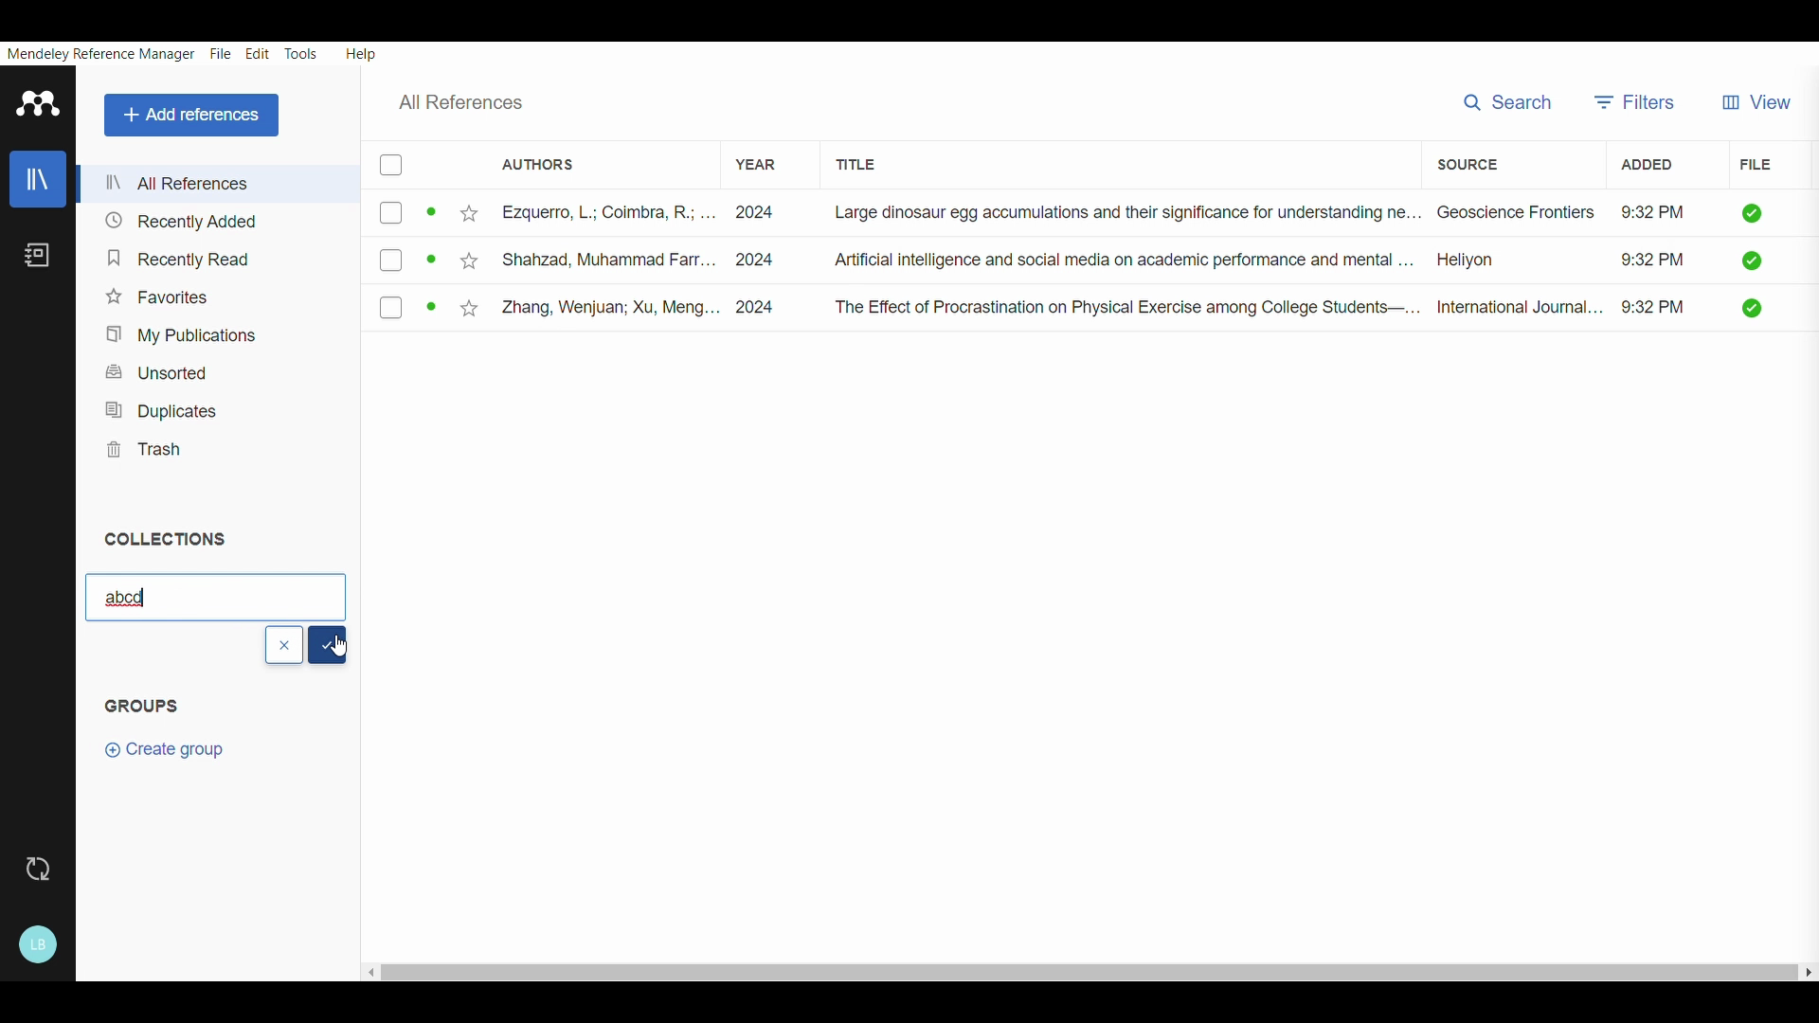  Describe the element at coordinates (213, 595) in the screenshot. I see `Textbox` at that location.